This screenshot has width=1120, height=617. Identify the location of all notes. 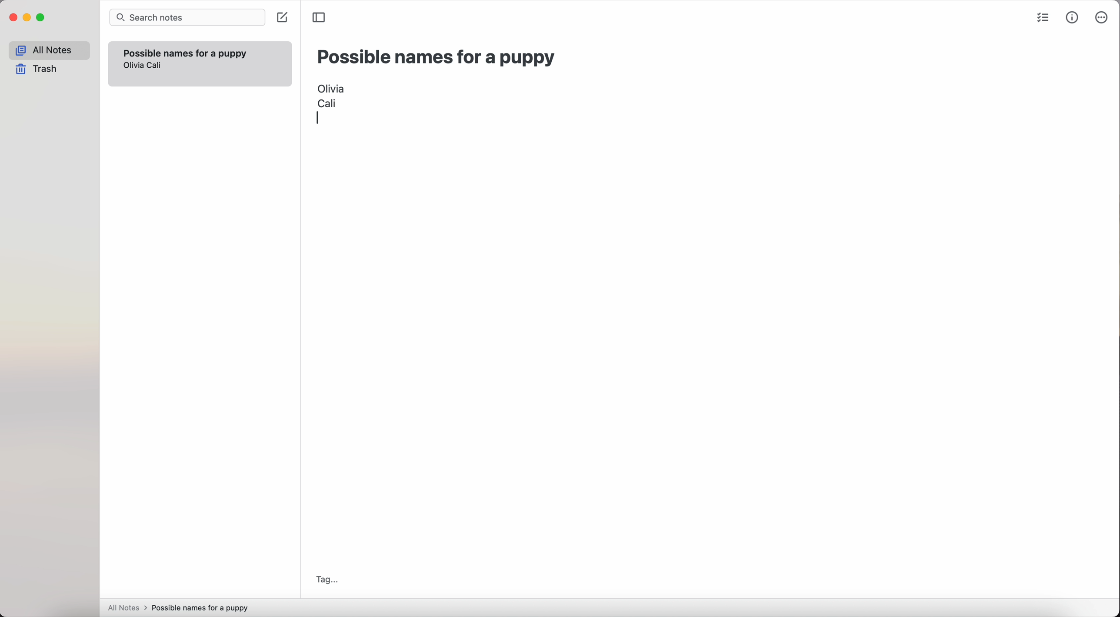
(49, 50).